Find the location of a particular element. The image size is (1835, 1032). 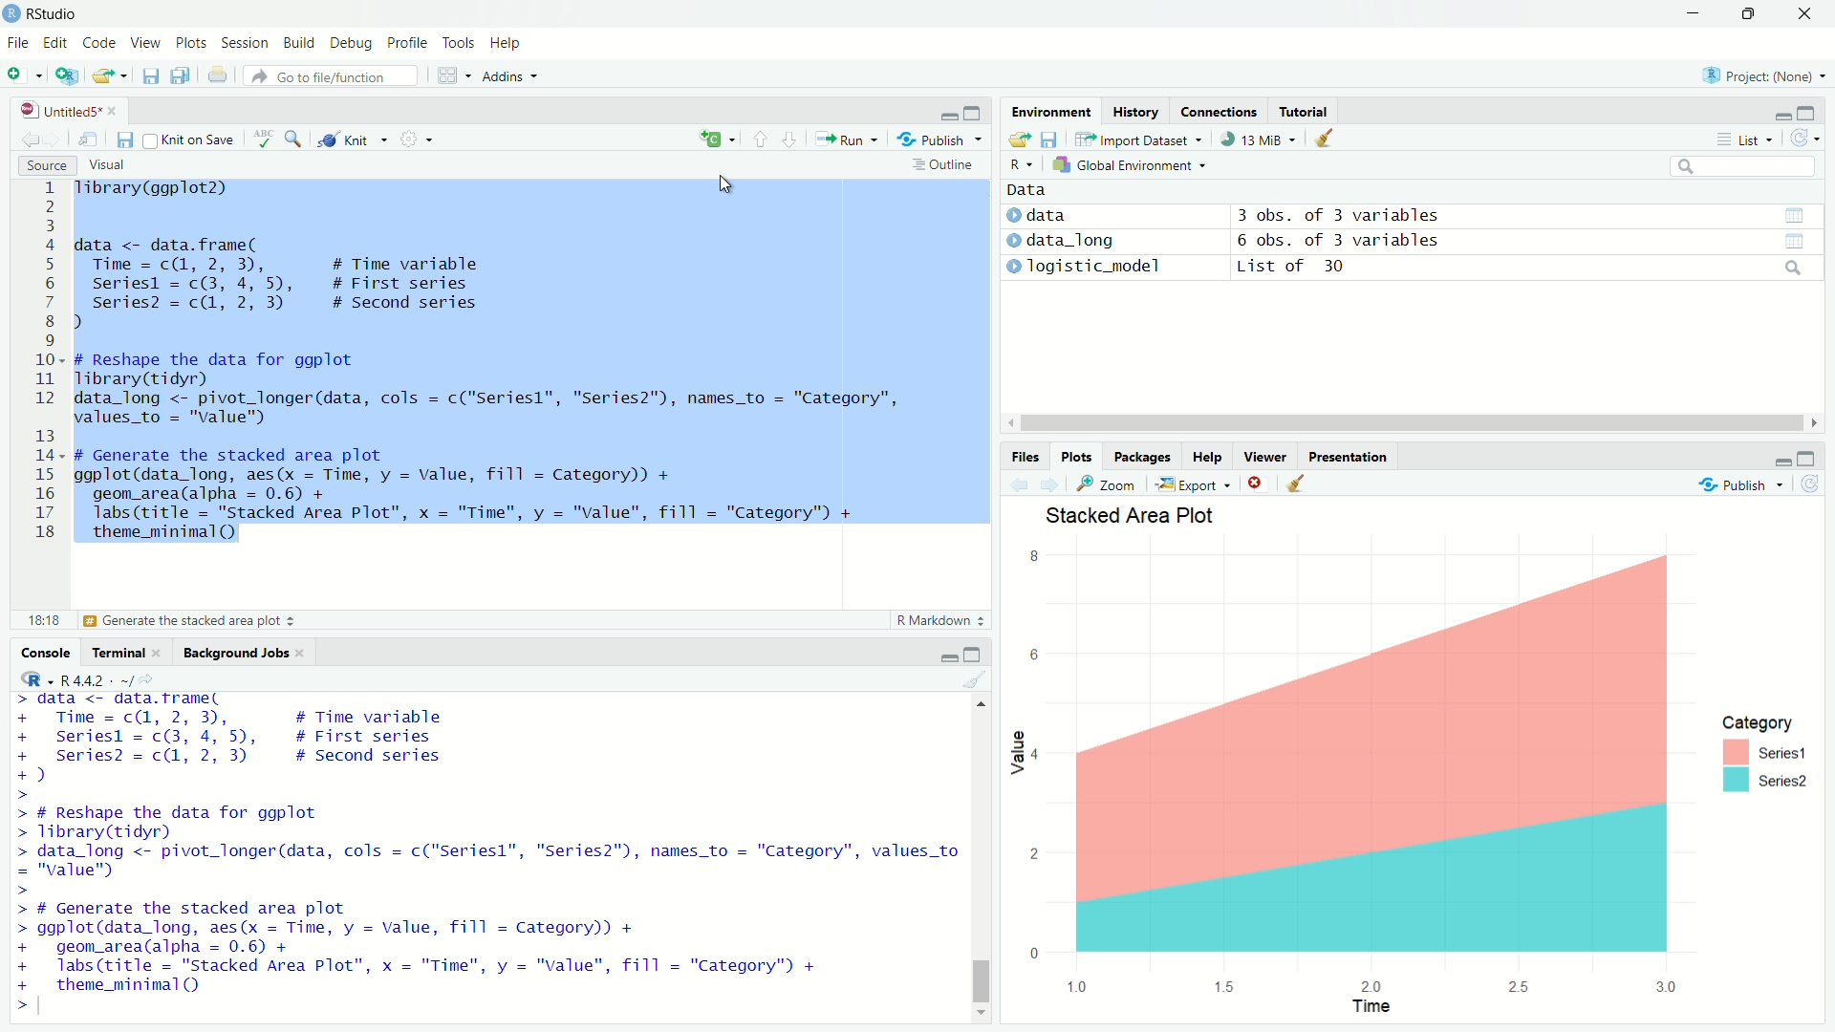

Files is located at coordinates (1019, 456).